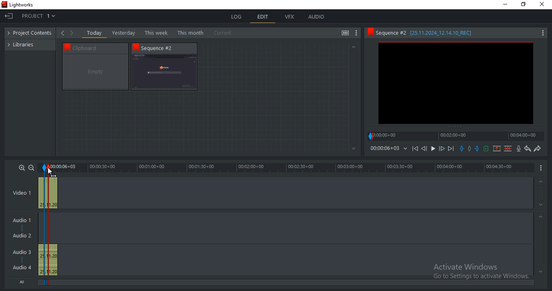 Image resolution: width=552 pixels, height=291 pixels. Describe the element at coordinates (48, 260) in the screenshot. I see `audio` at that location.